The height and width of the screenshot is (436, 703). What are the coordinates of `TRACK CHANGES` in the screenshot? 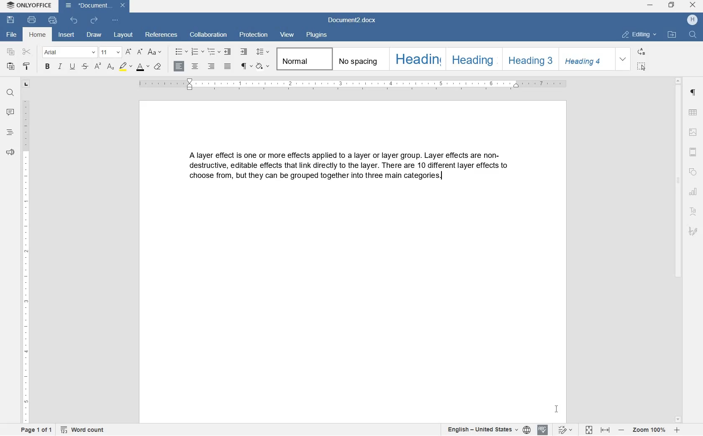 It's located at (566, 430).